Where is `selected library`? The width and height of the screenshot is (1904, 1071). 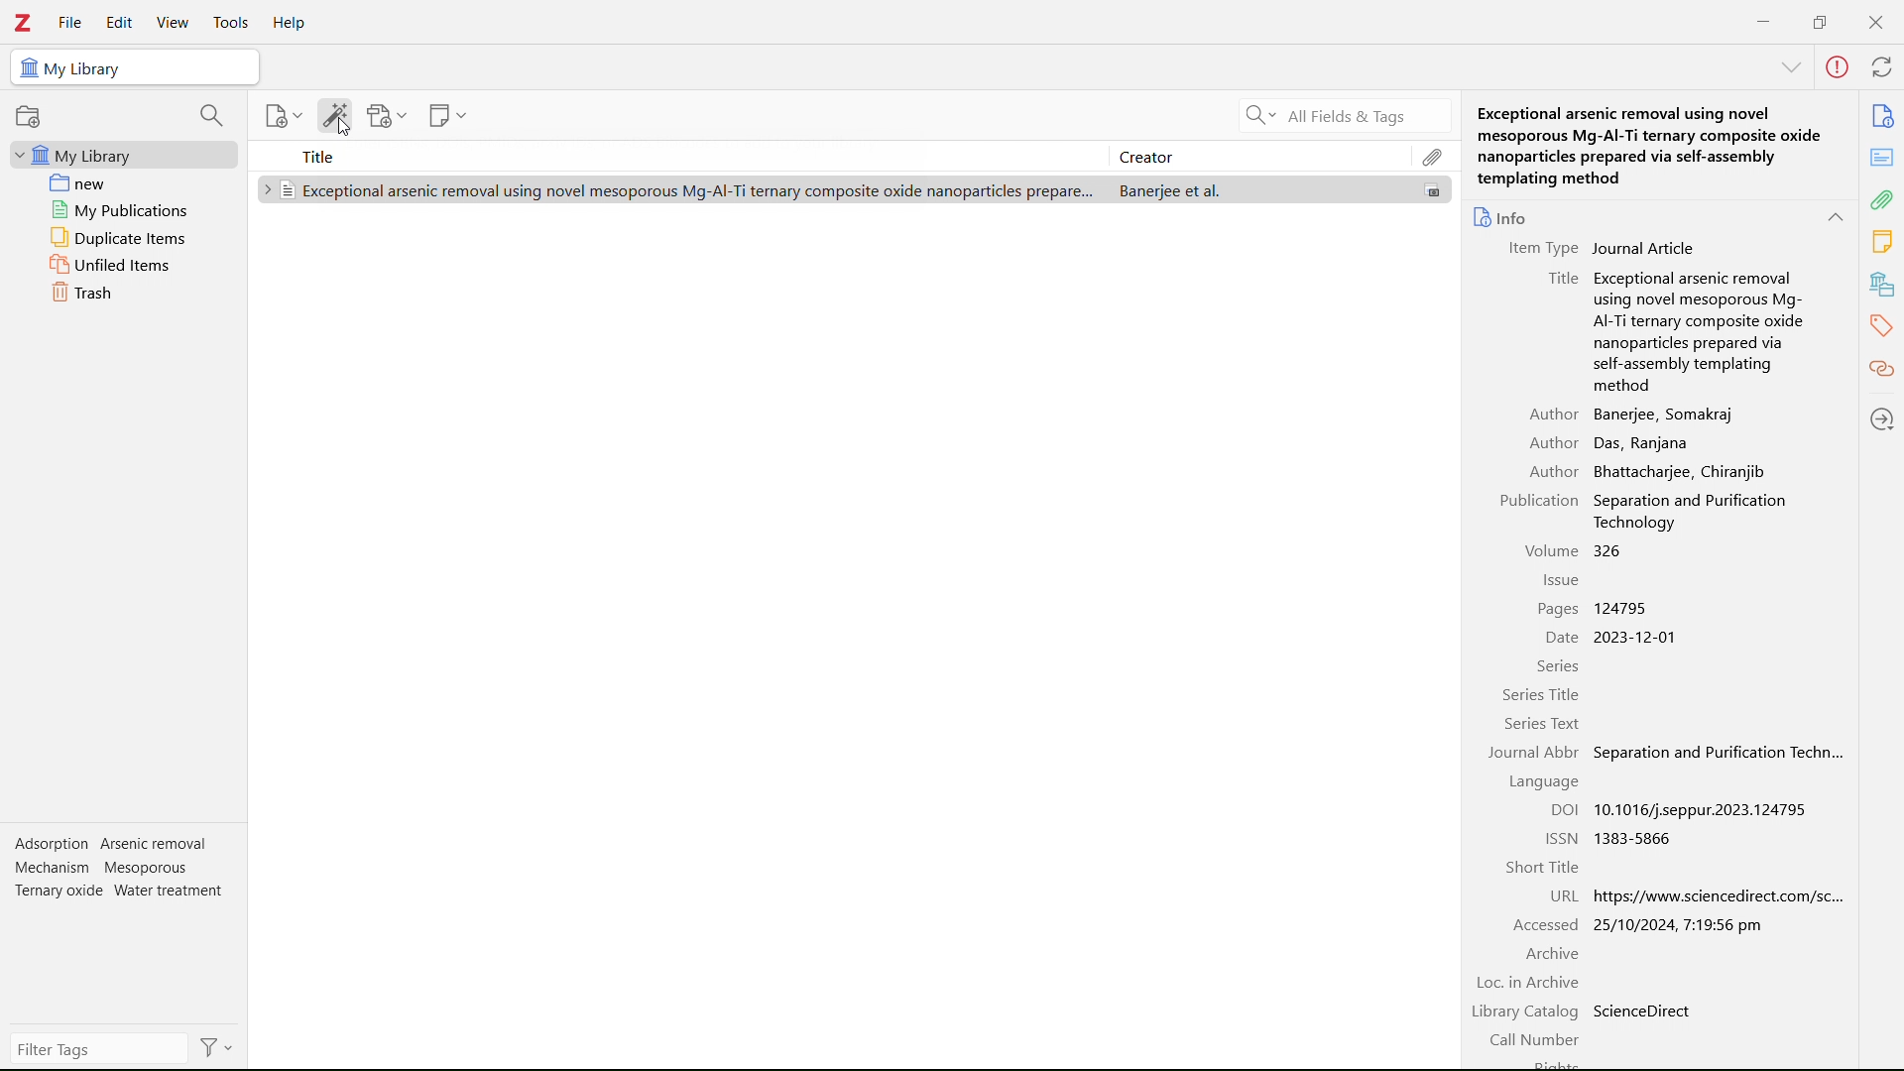 selected library is located at coordinates (134, 67).